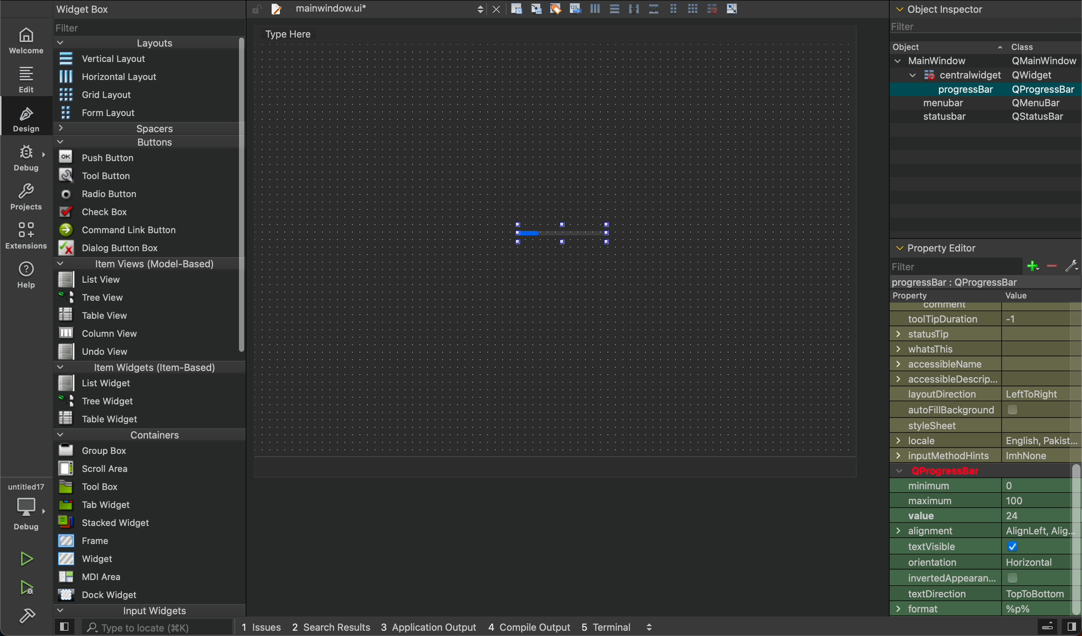 Image resolution: width=1082 pixels, height=636 pixels. Describe the element at coordinates (27, 559) in the screenshot. I see `run` at that location.